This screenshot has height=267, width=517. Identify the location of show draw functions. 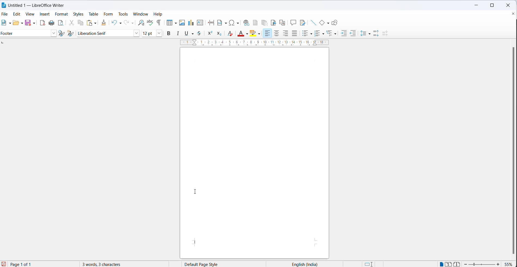
(337, 23).